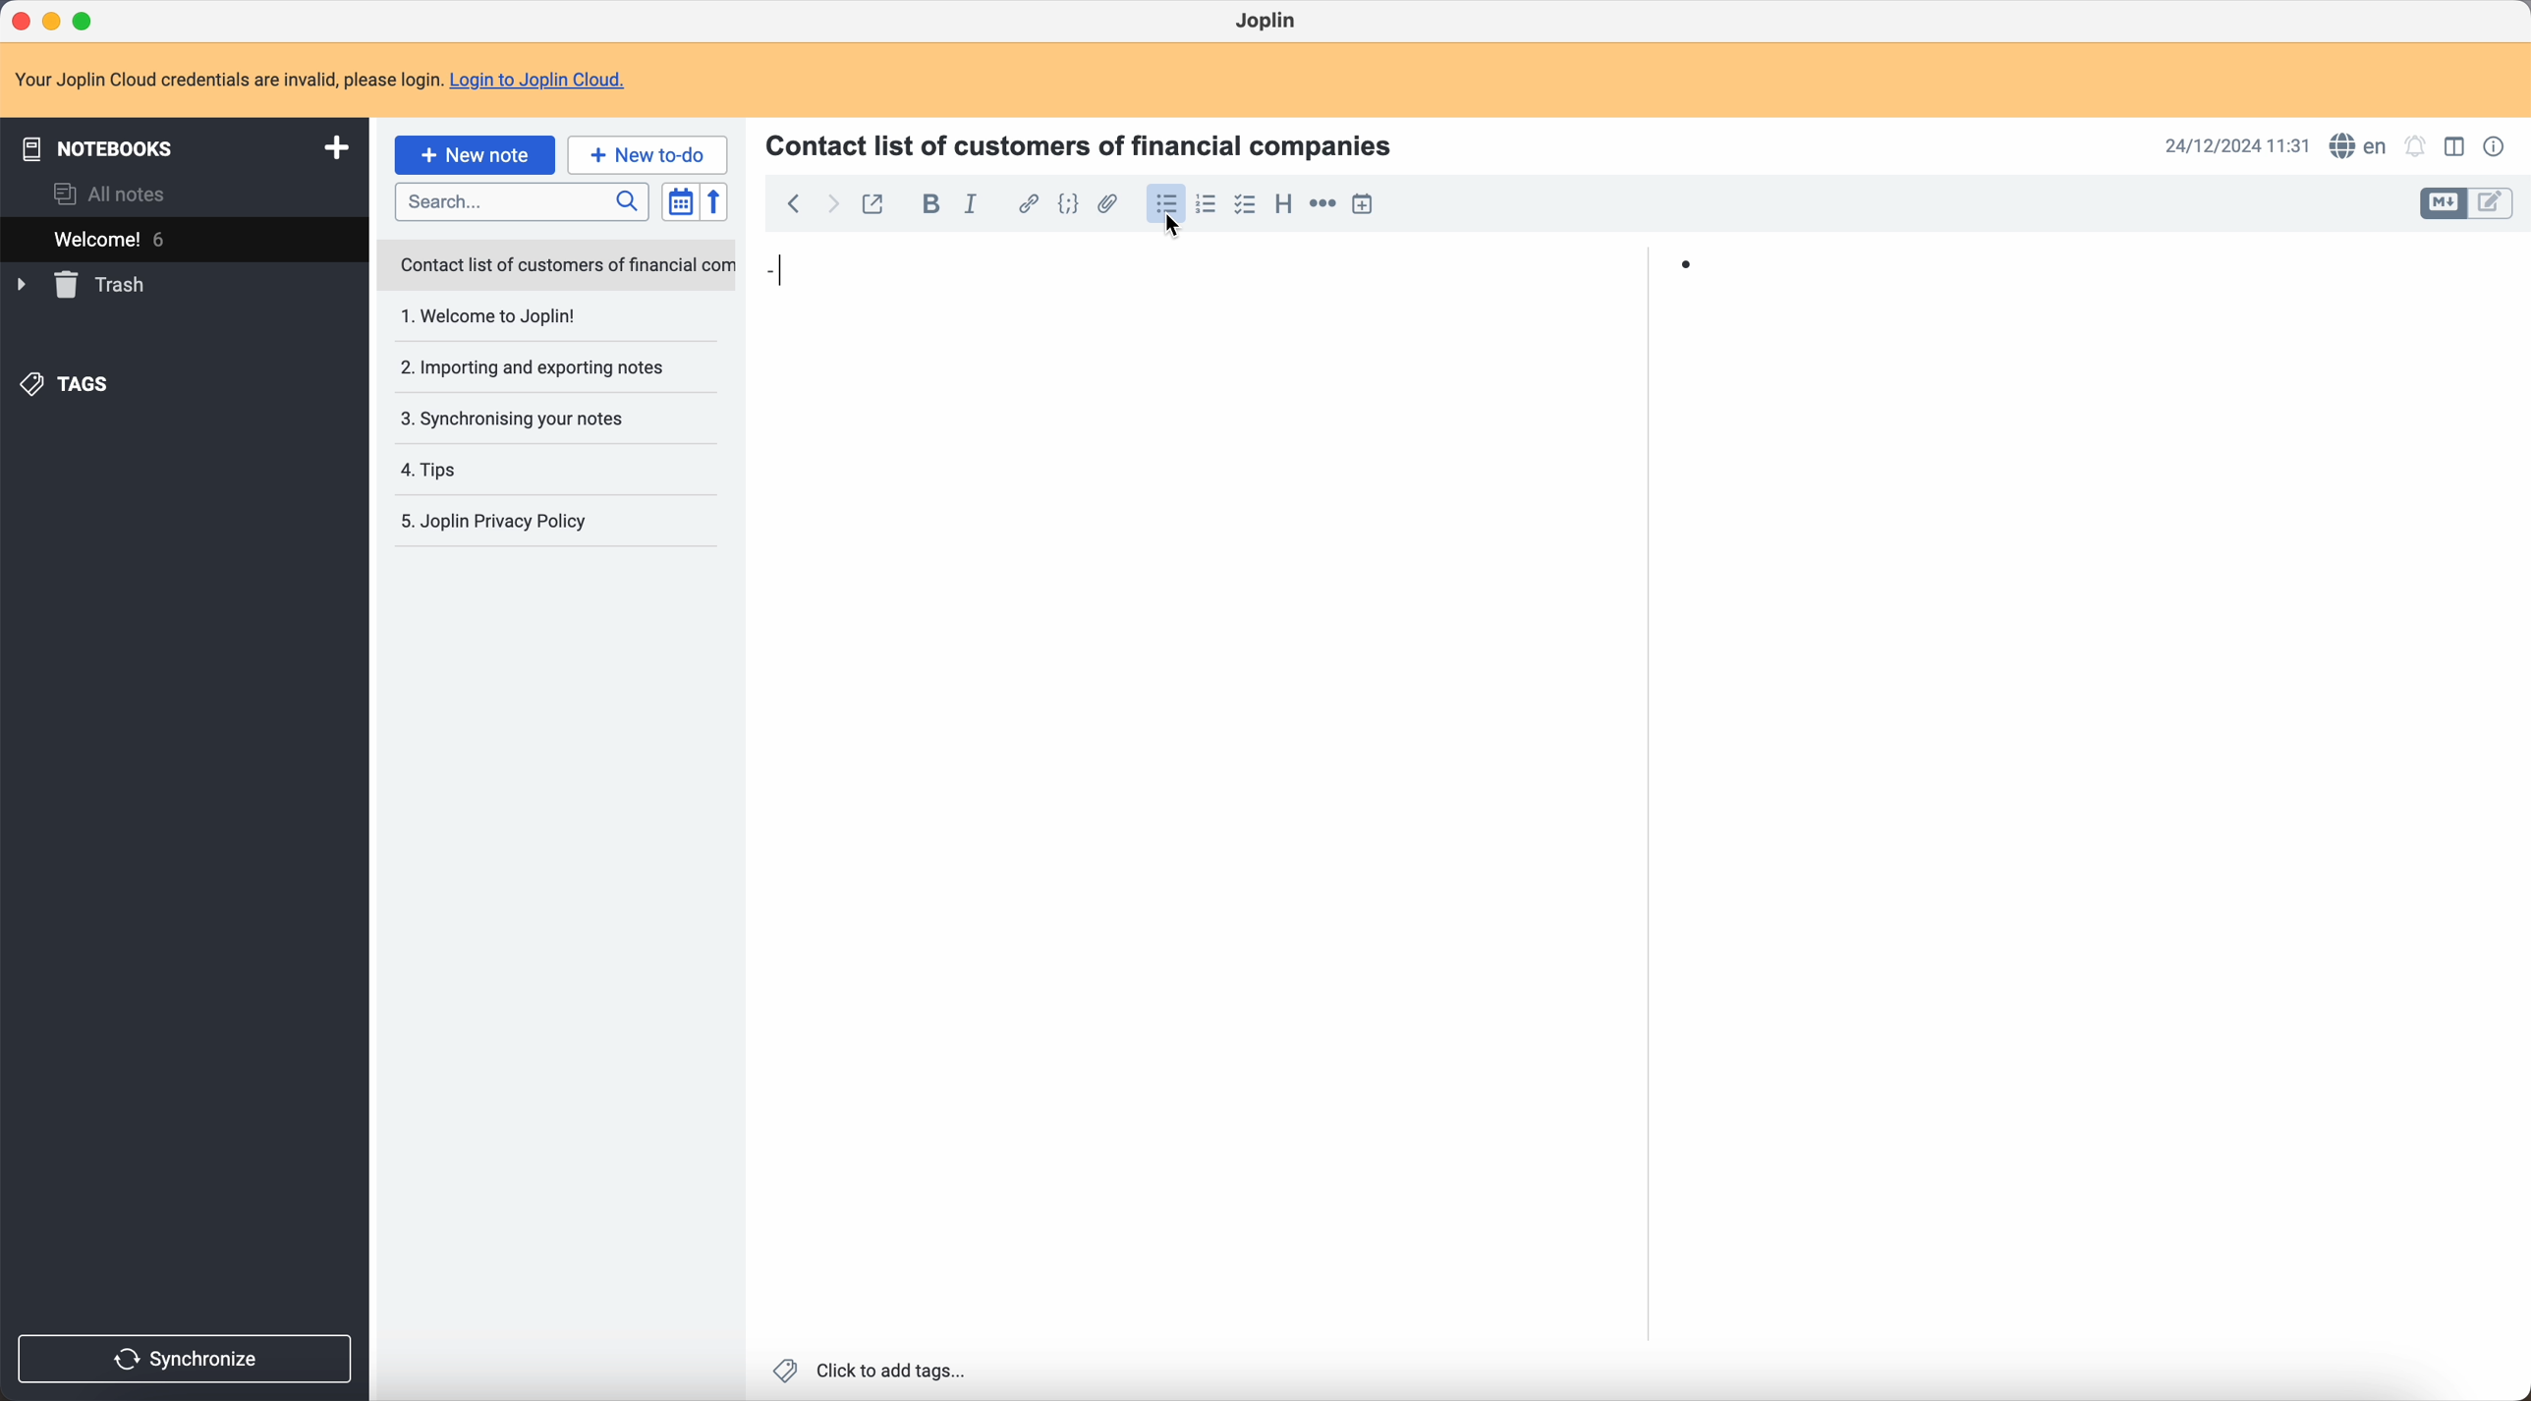 The height and width of the screenshot is (1401, 2531). Describe the element at coordinates (834, 205) in the screenshot. I see `foward` at that location.